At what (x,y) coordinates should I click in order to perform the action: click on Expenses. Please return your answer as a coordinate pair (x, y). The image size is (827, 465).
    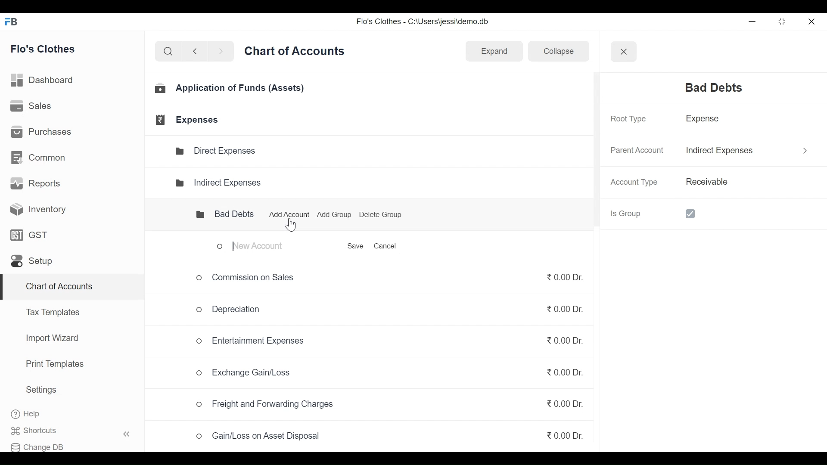
    Looking at the image, I should click on (189, 120).